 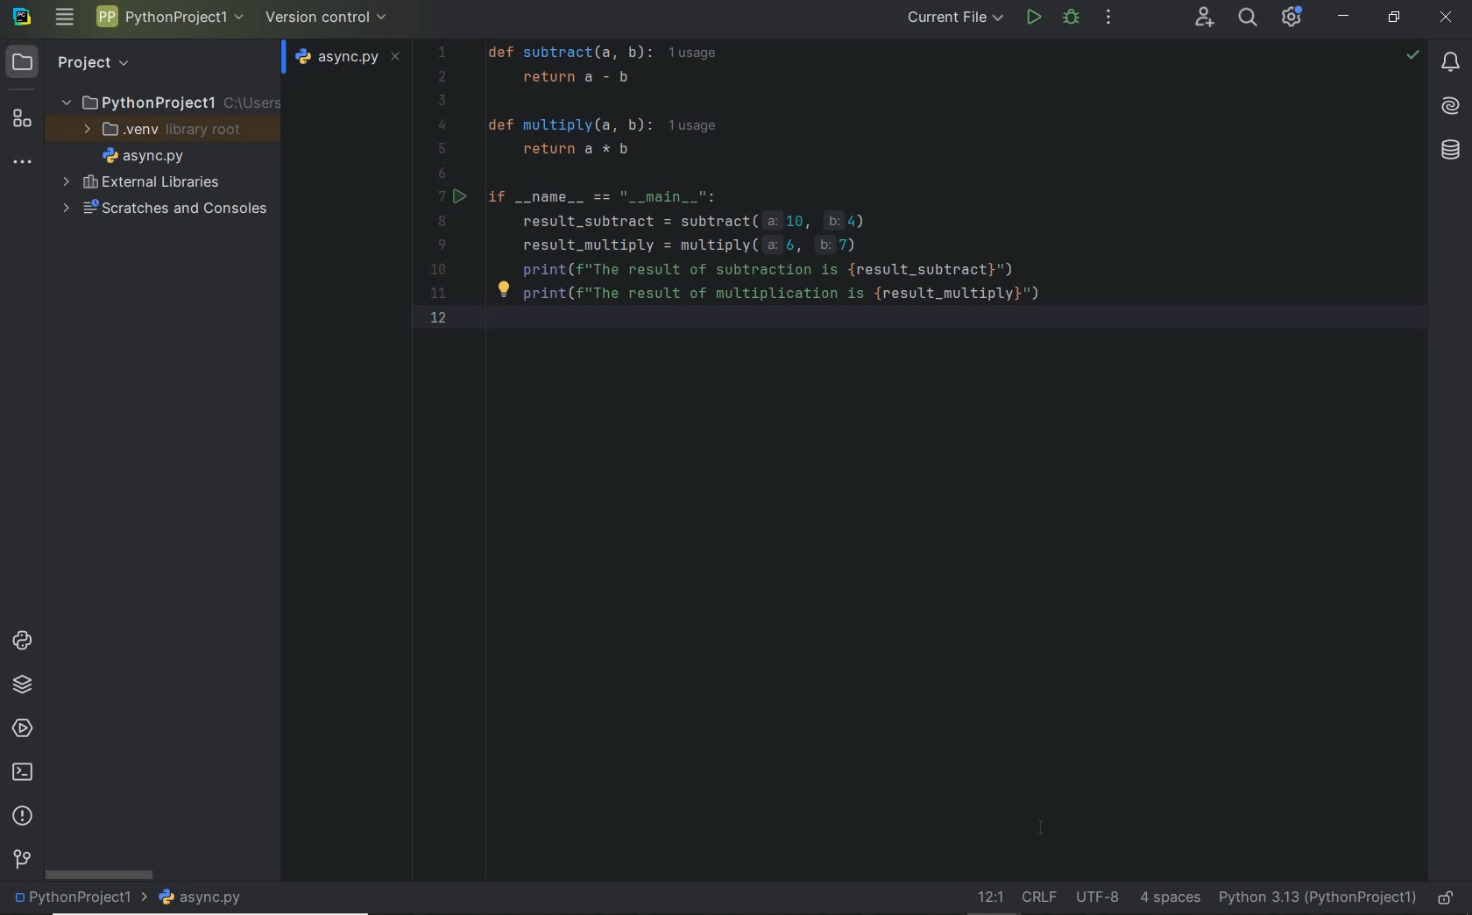 What do you see at coordinates (75, 61) in the screenshot?
I see `Project` at bounding box center [75, 61].